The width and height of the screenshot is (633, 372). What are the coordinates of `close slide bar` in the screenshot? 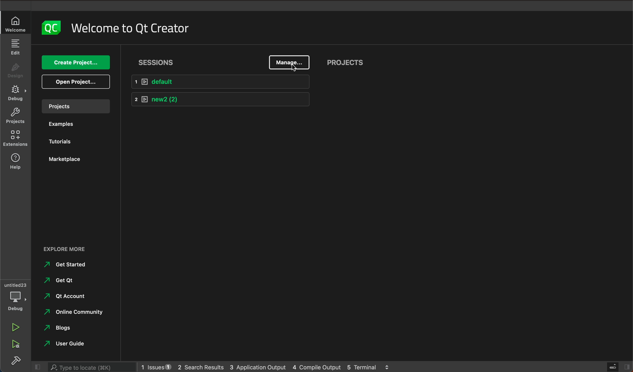 It's located at (36, 366).